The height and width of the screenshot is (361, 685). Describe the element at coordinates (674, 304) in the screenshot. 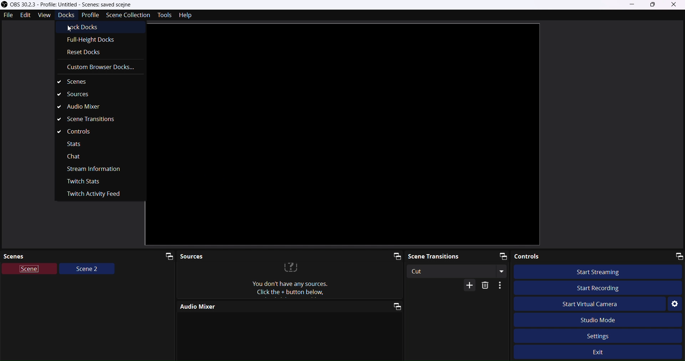

I see `Settings` at that location.